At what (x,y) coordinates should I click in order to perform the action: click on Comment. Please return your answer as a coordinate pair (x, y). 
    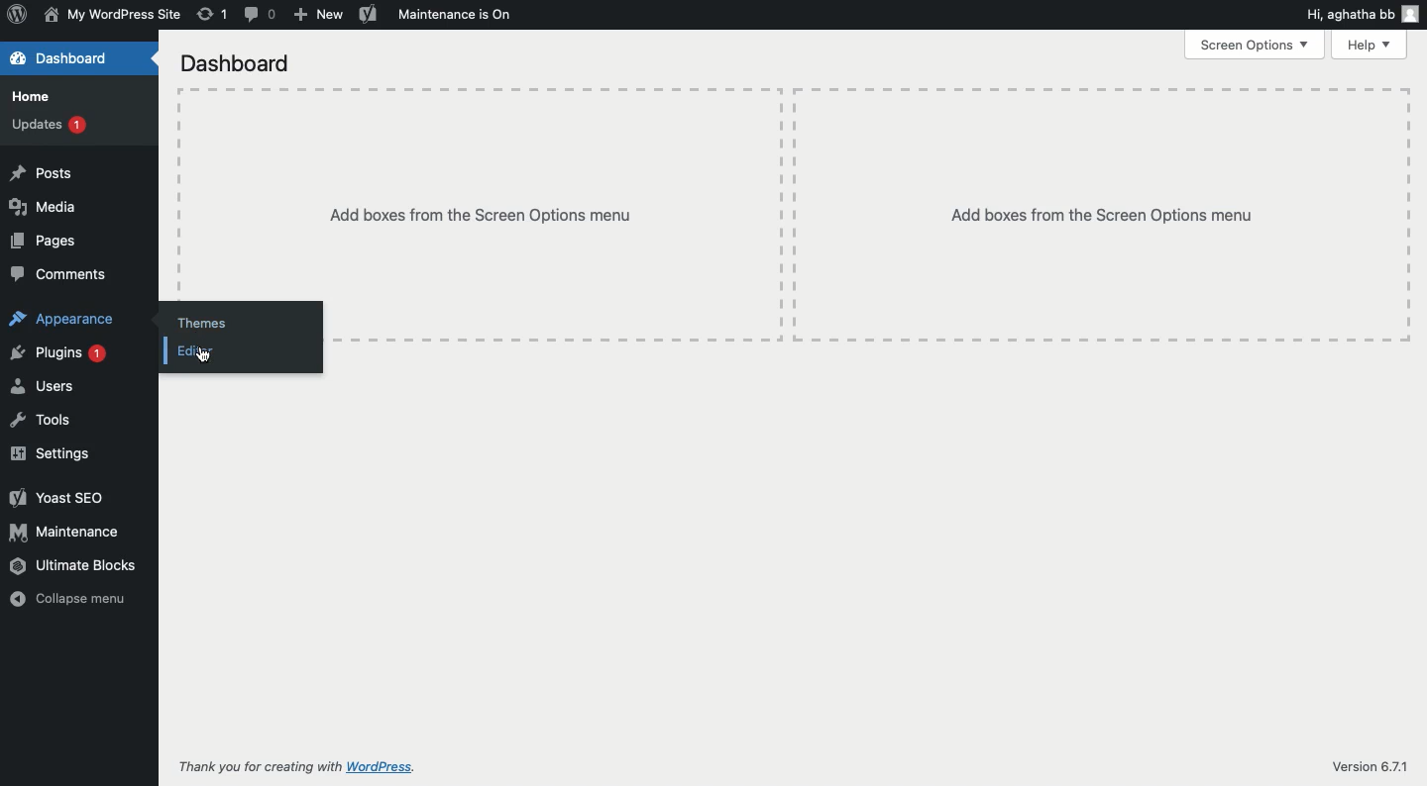
    Looking at the image, I should click on (258, 16).